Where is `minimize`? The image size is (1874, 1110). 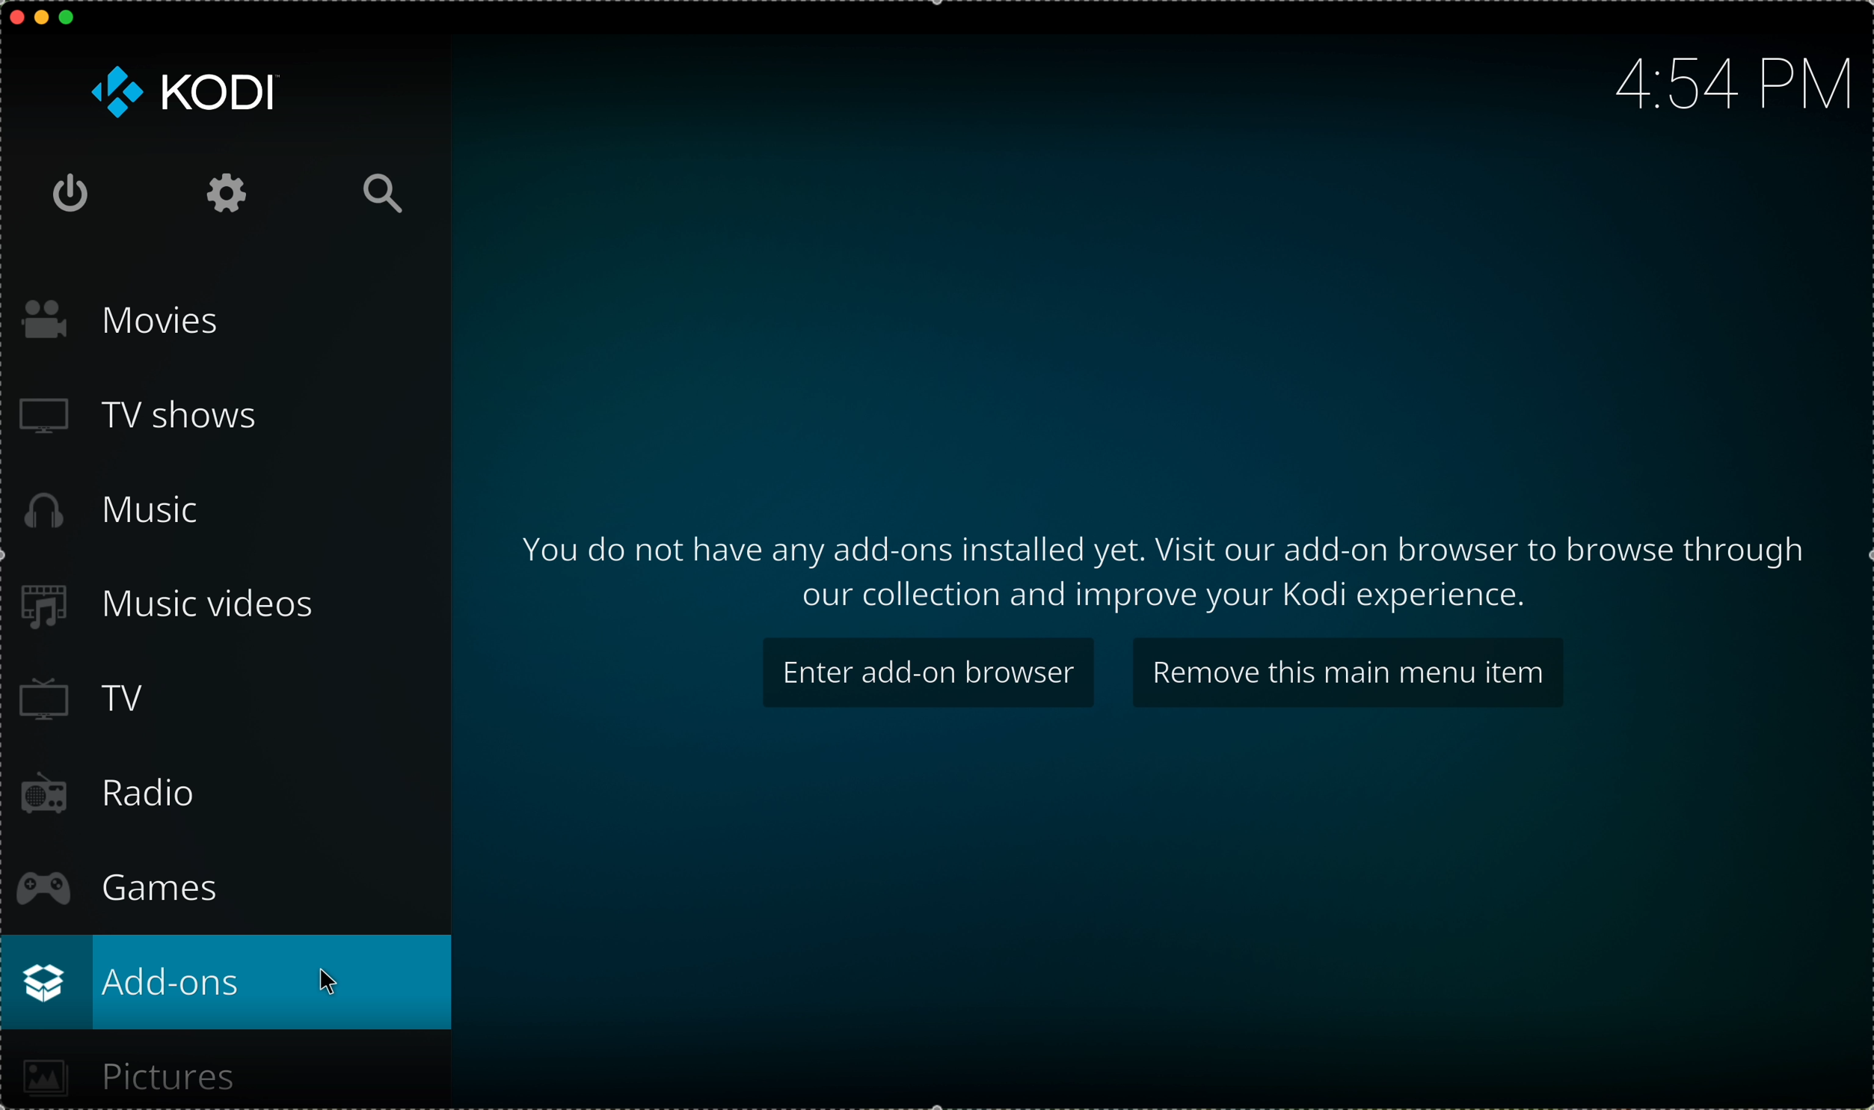 minimize is located at coordinates (43, 17).